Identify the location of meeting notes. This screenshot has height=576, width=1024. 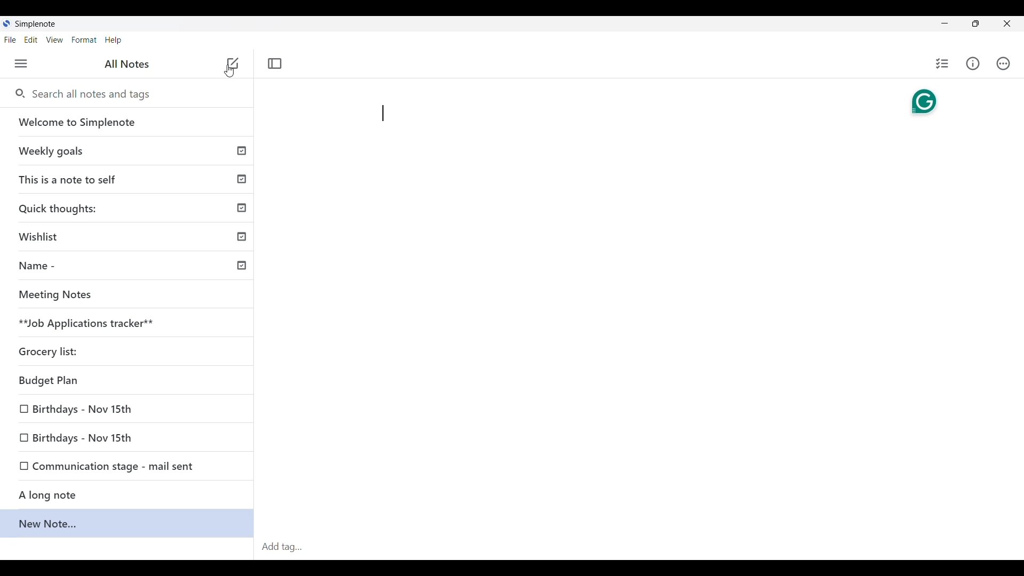
(121, 293).